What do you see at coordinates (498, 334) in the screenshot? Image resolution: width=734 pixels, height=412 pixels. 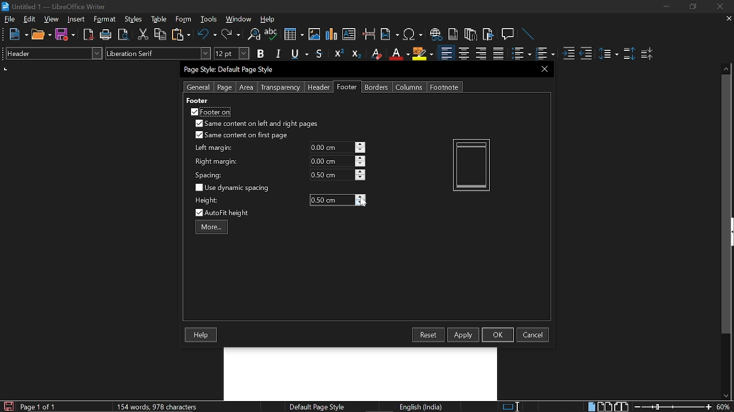 I see `Ok` at bounding box center [498, 334].